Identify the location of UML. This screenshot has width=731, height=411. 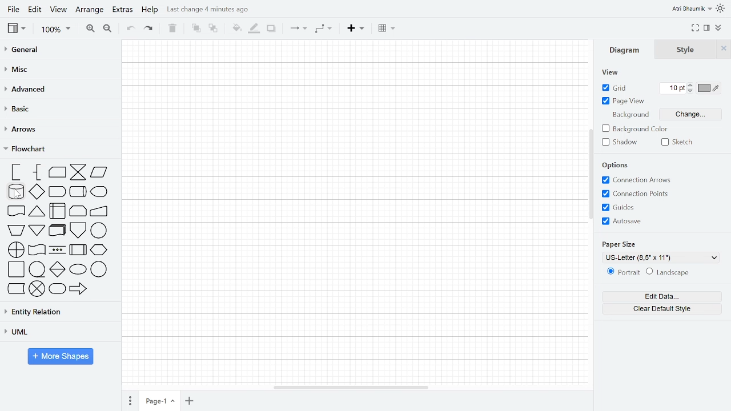
(56, 332).